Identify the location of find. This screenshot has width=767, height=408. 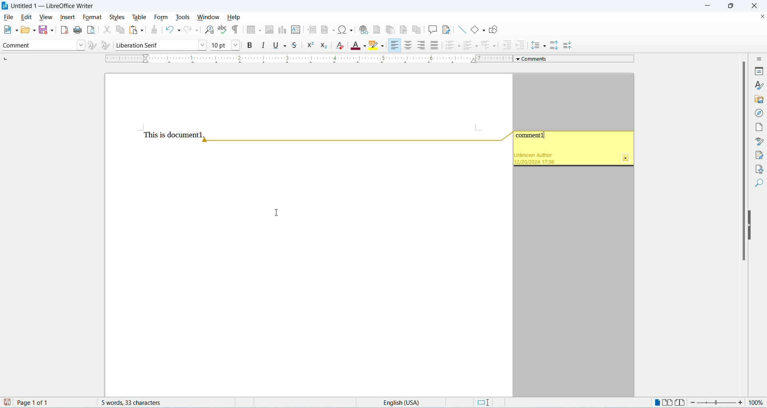
(758, 182).